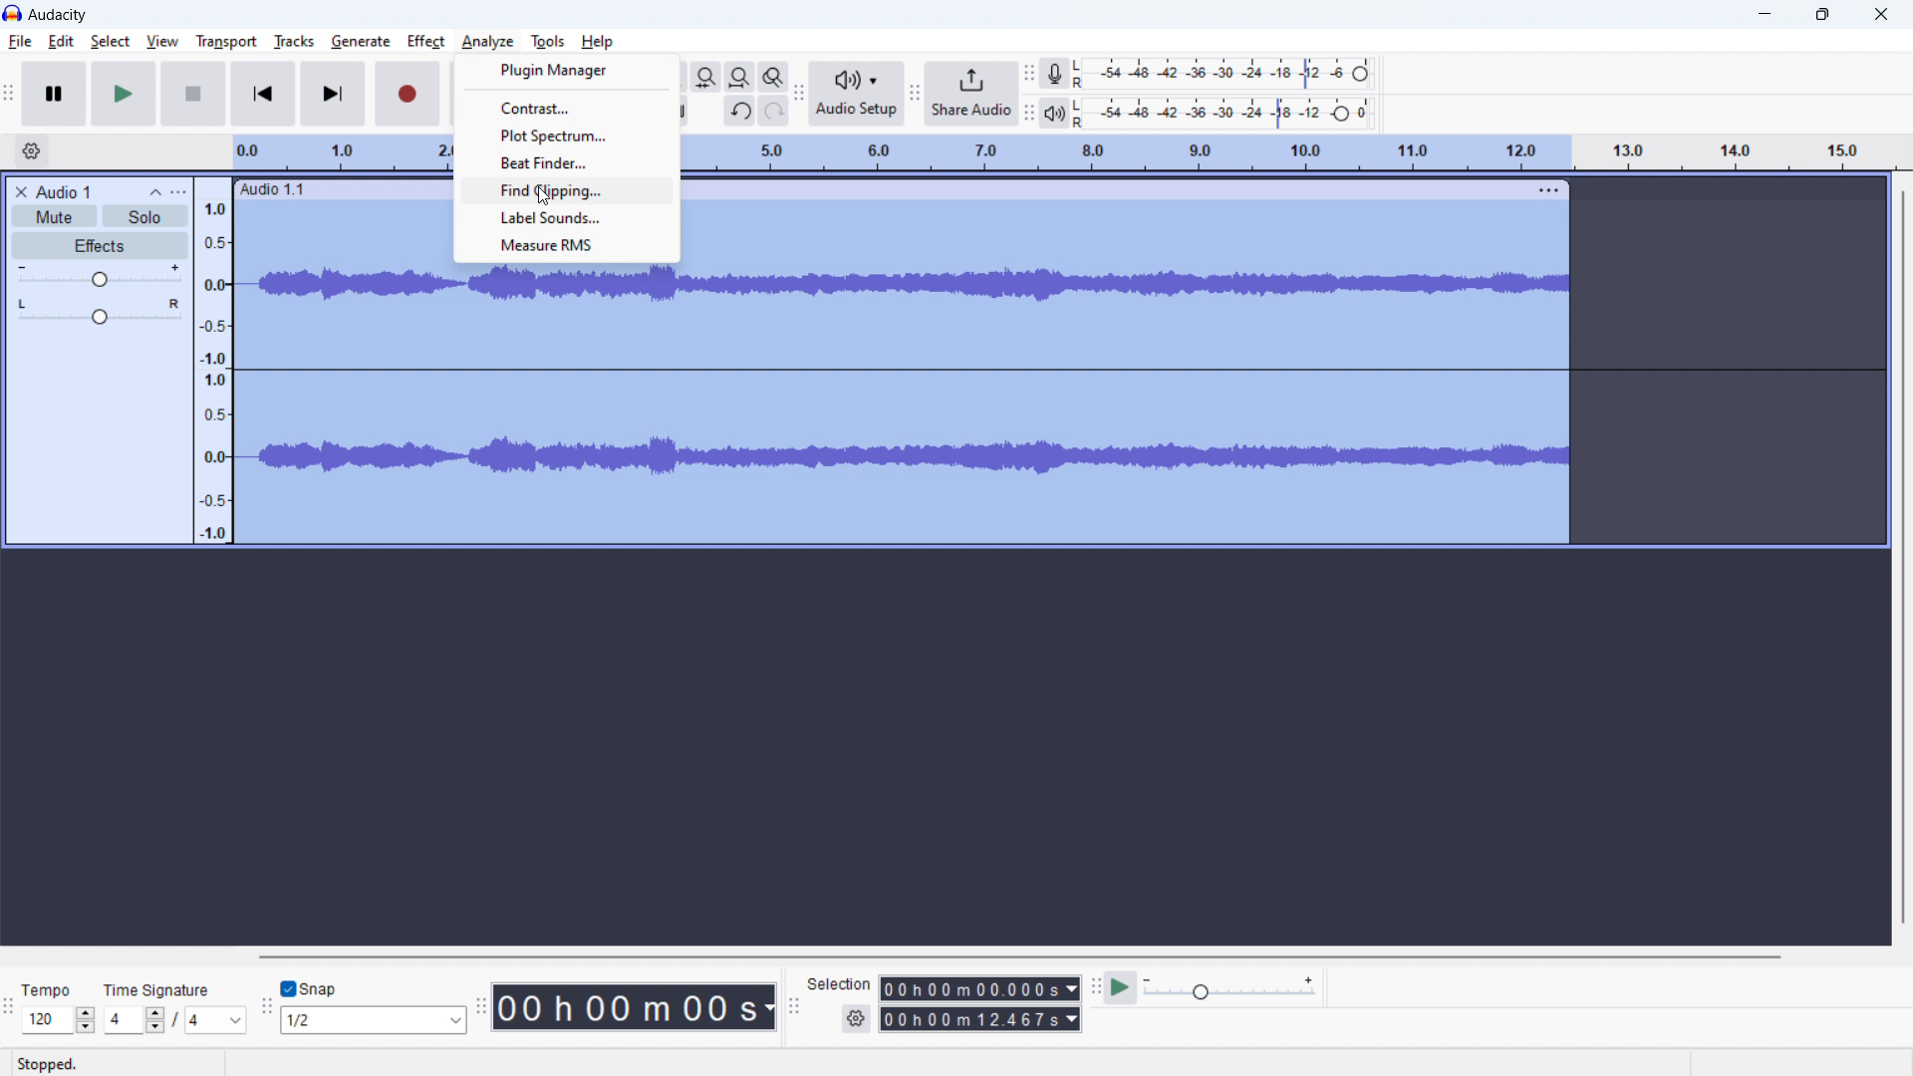 This screenshot has height=1076, width=1913. What do you see at coordinates (1881, 12) in the screenshot?
I see `close` at bounding box center [1881, 12].